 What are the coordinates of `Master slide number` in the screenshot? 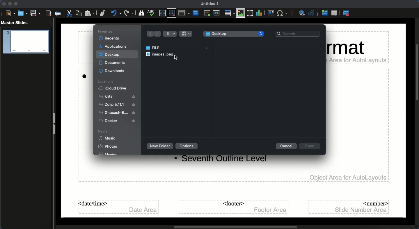 It's located at (349, 207).